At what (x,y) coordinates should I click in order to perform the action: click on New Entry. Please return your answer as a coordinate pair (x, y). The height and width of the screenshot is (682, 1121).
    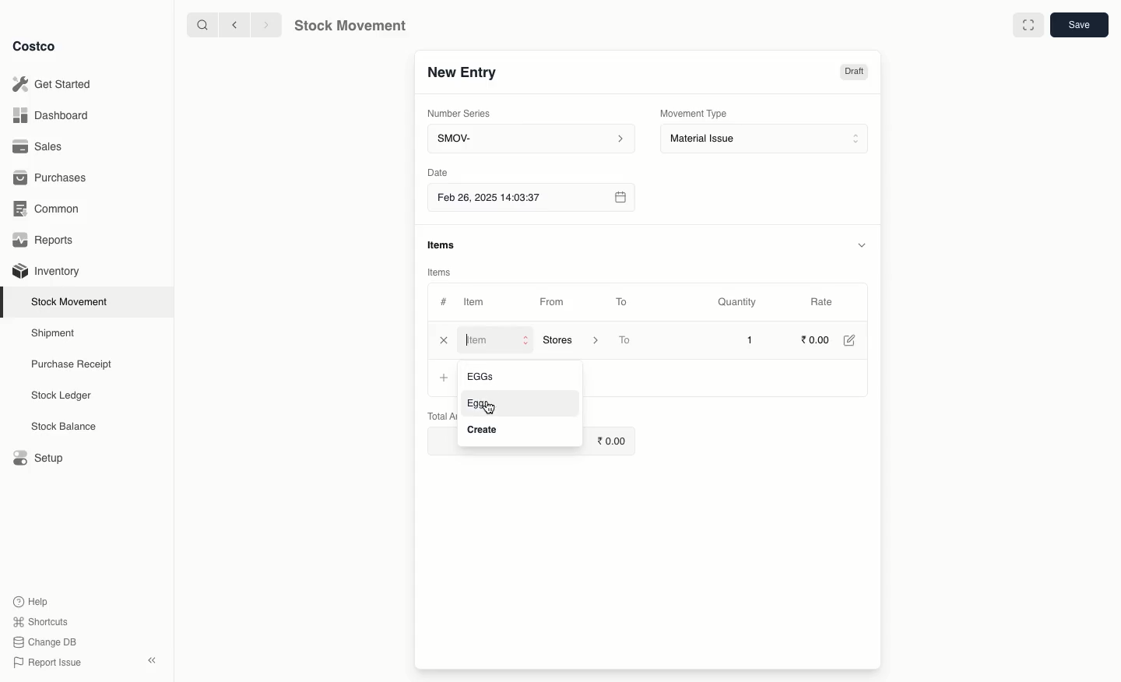
    Looking at the image, I should click on (464, 76).